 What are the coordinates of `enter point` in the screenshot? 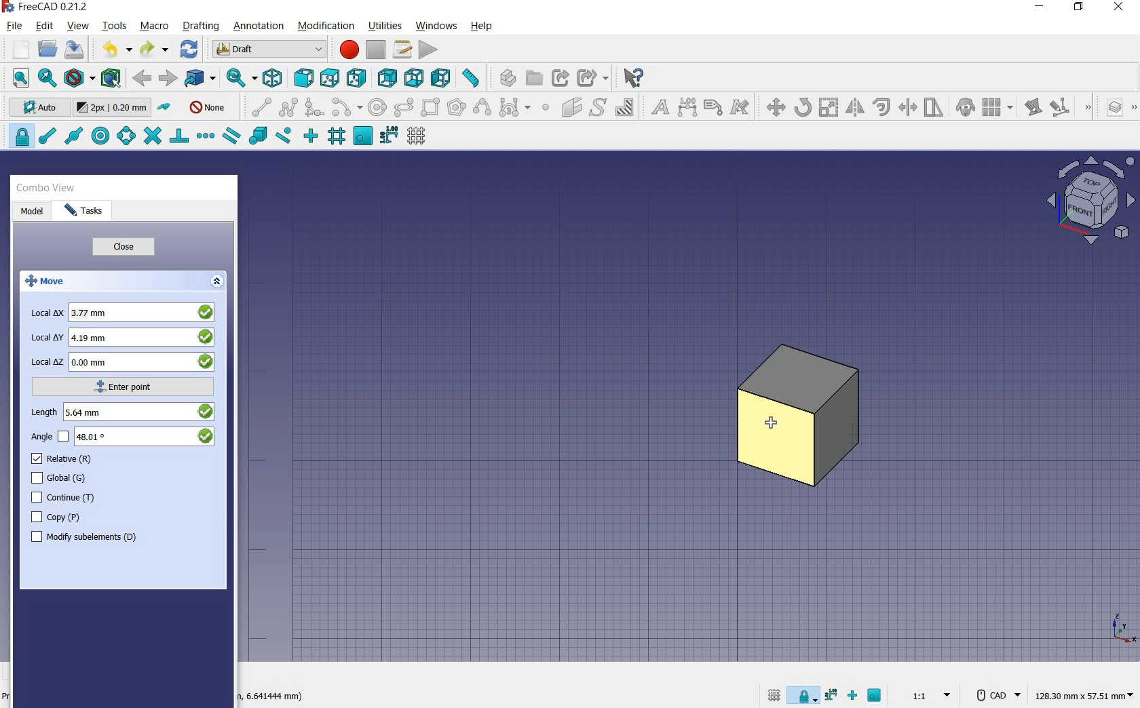 It's located at (123, 387).